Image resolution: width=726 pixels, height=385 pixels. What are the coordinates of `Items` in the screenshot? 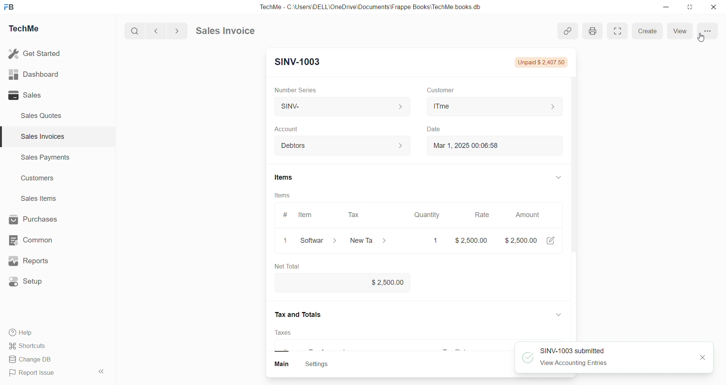 It's located at (292, 177).